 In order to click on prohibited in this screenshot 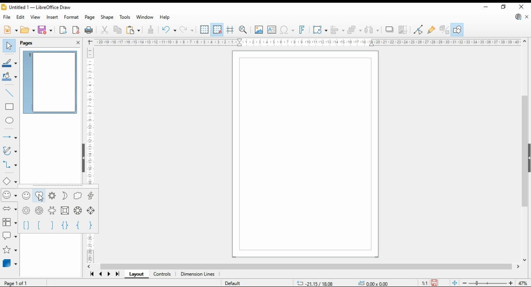, I will do `click(40, 211)`.